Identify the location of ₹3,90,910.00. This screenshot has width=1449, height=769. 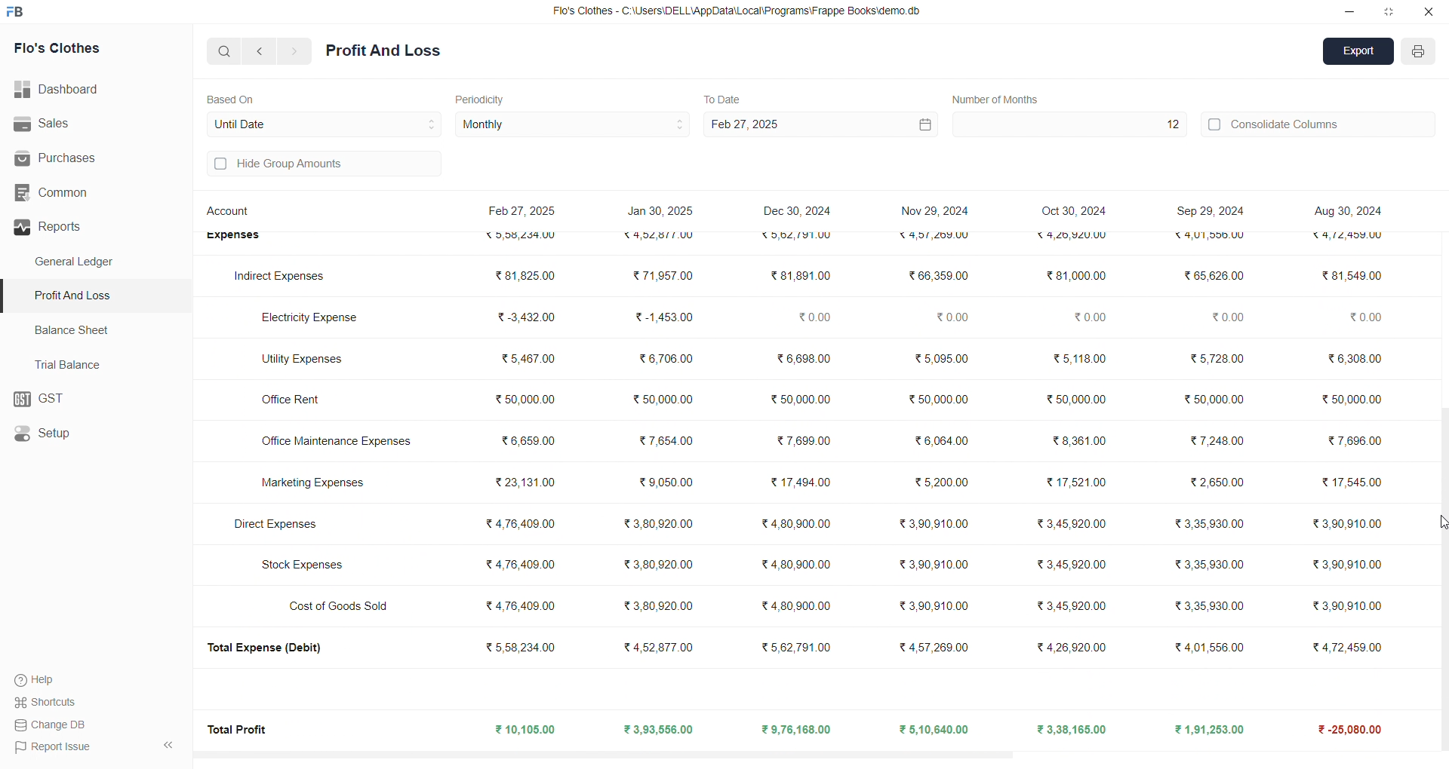
(934, 606).